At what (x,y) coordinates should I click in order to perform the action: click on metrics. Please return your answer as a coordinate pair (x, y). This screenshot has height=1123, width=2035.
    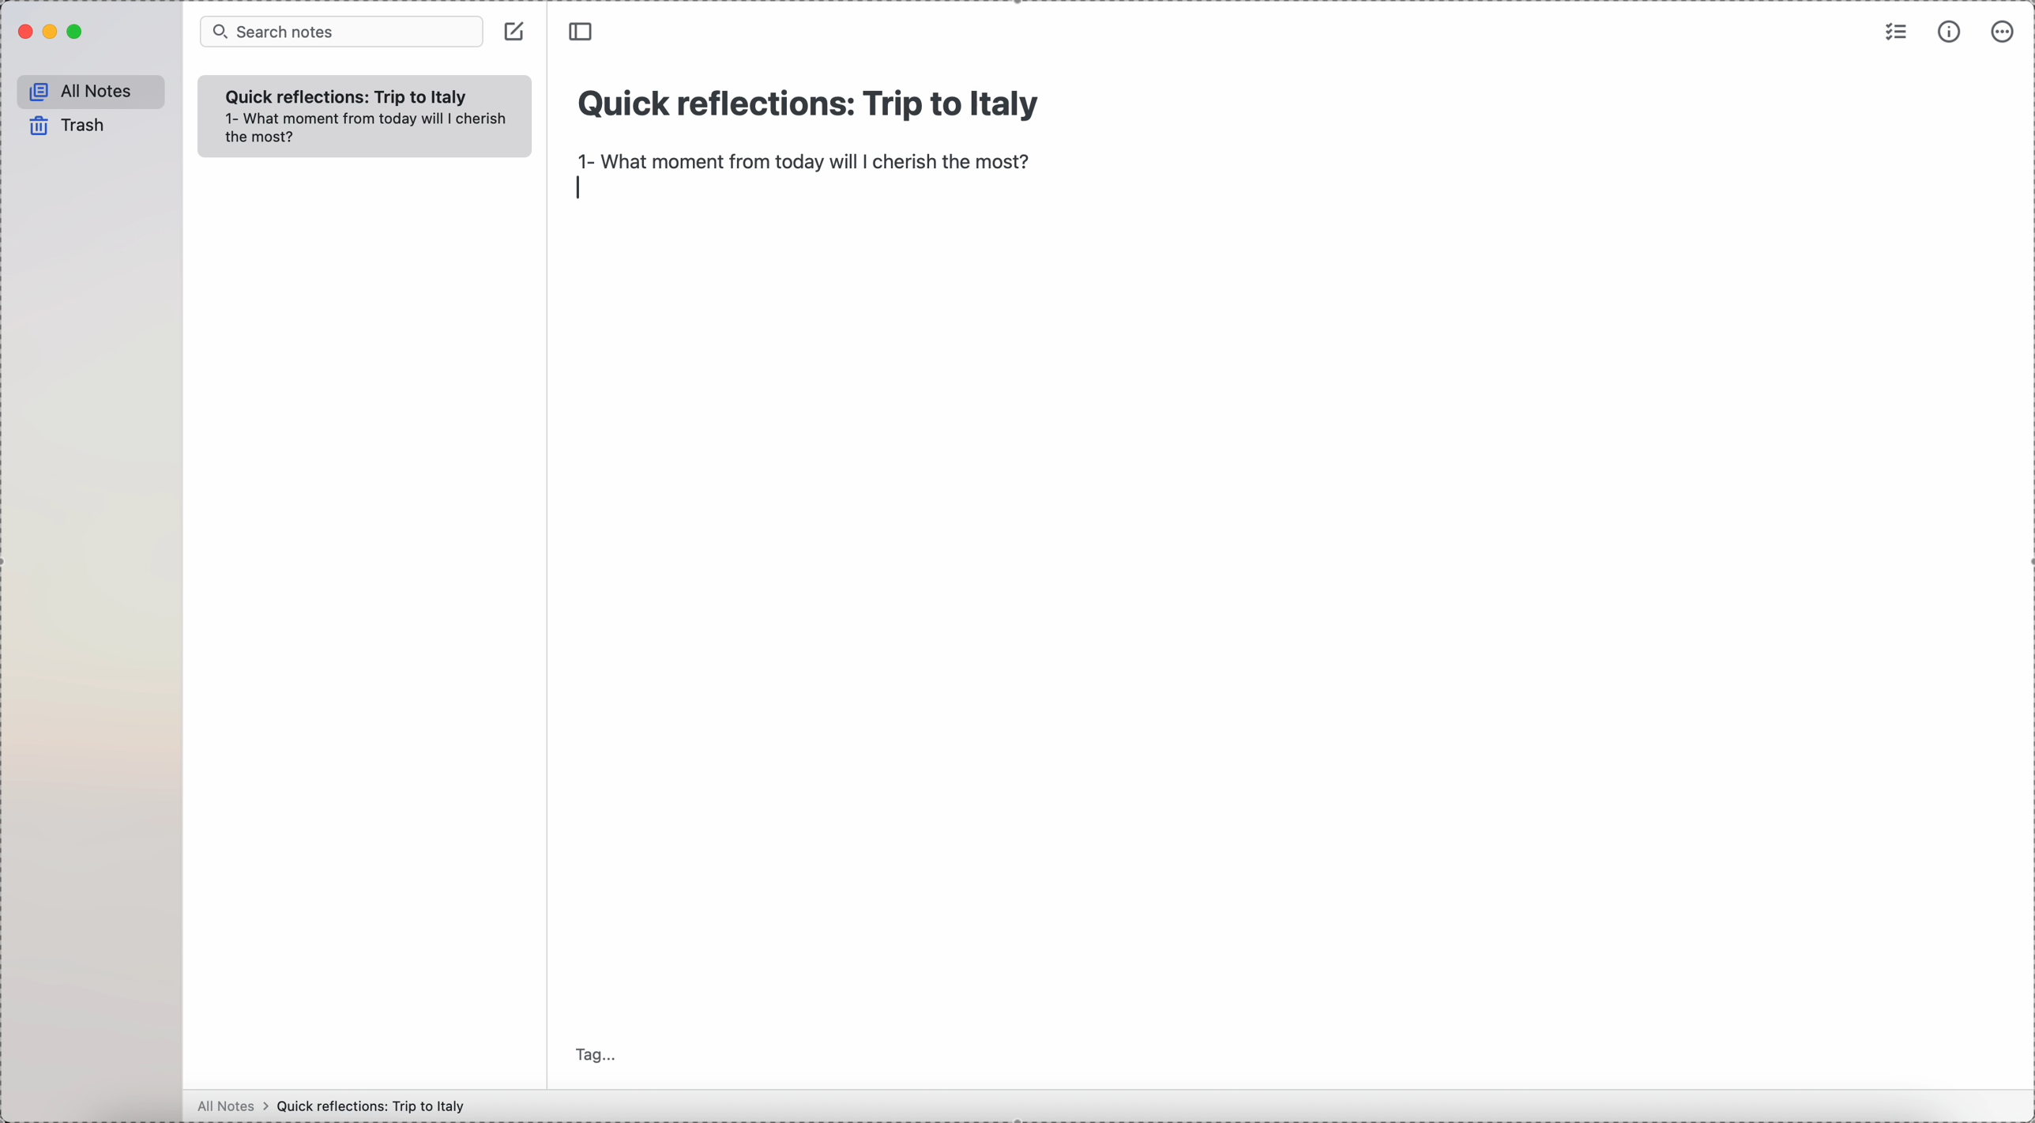
    Looking at the image, I should click on (1951, 31).